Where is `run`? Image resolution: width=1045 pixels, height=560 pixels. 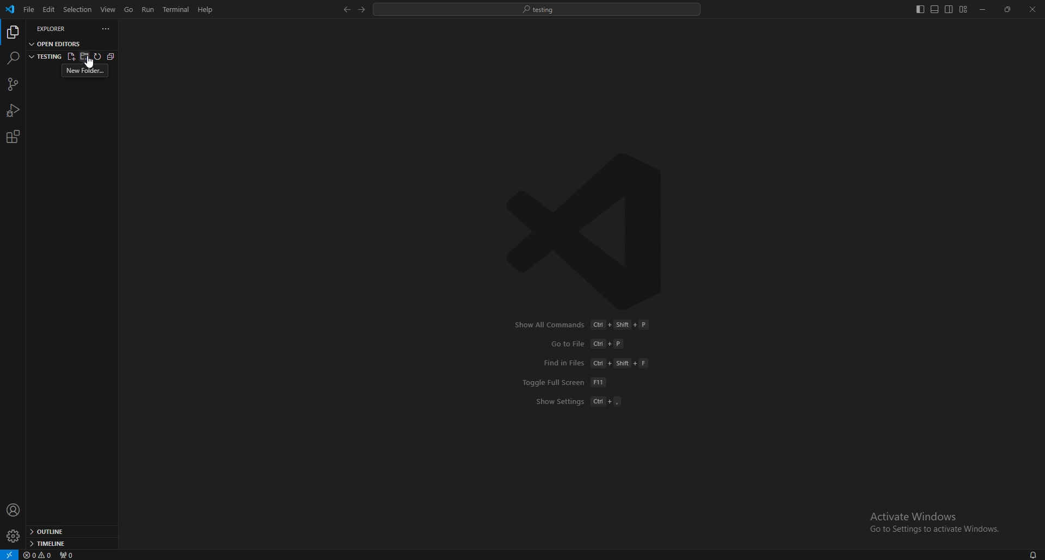 run is located at coordinates (149, 9).